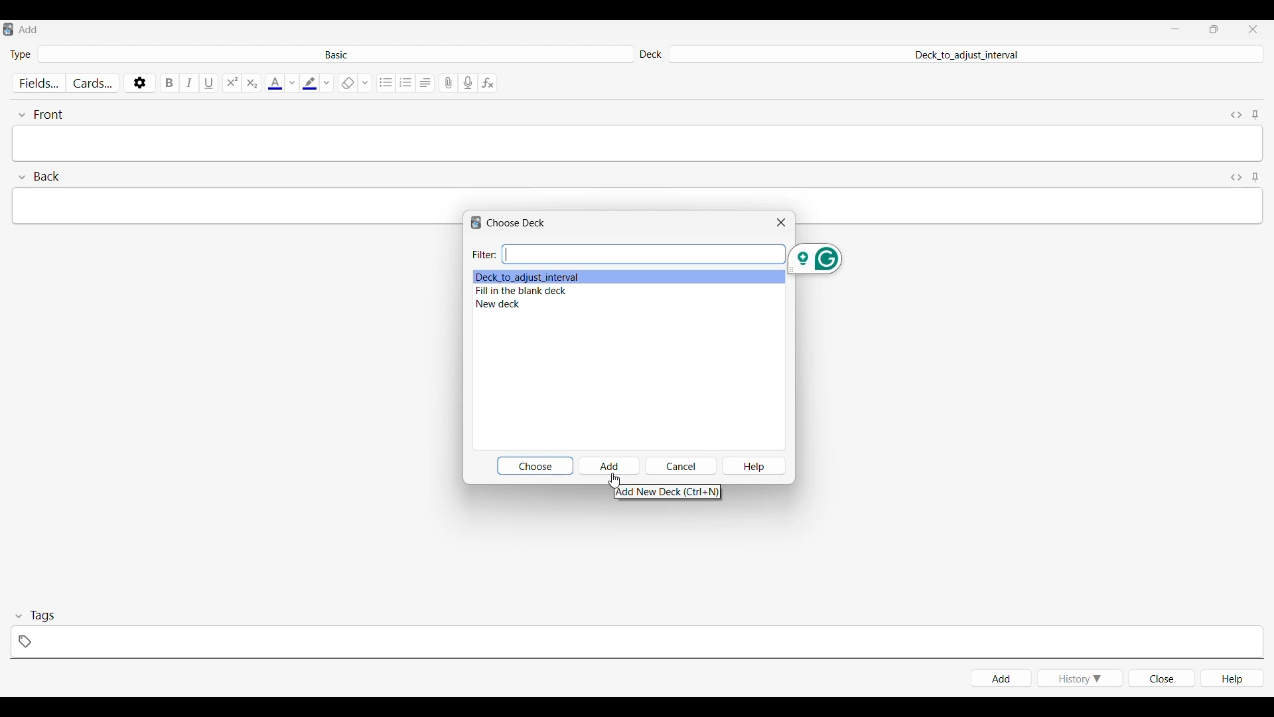 The image size is (1274, 717). What do you see at coordinates (1175, 29) in the screenshot?
I see `Minimize` at bounding box center [1175, 29].